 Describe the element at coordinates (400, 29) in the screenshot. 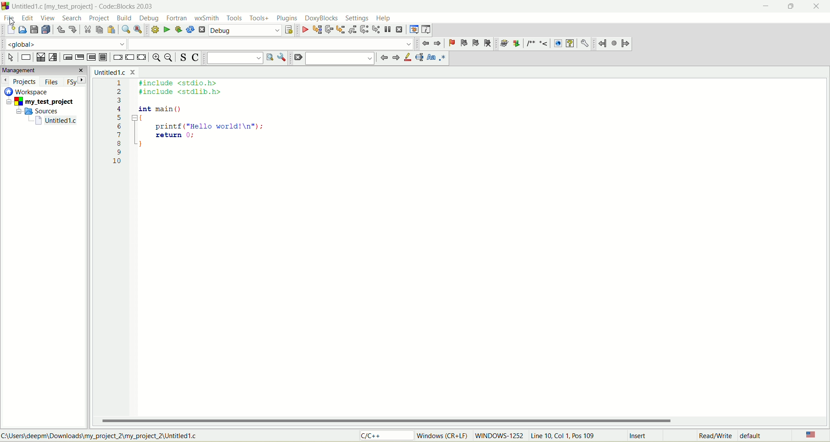

I see `stop debugger` at that location.